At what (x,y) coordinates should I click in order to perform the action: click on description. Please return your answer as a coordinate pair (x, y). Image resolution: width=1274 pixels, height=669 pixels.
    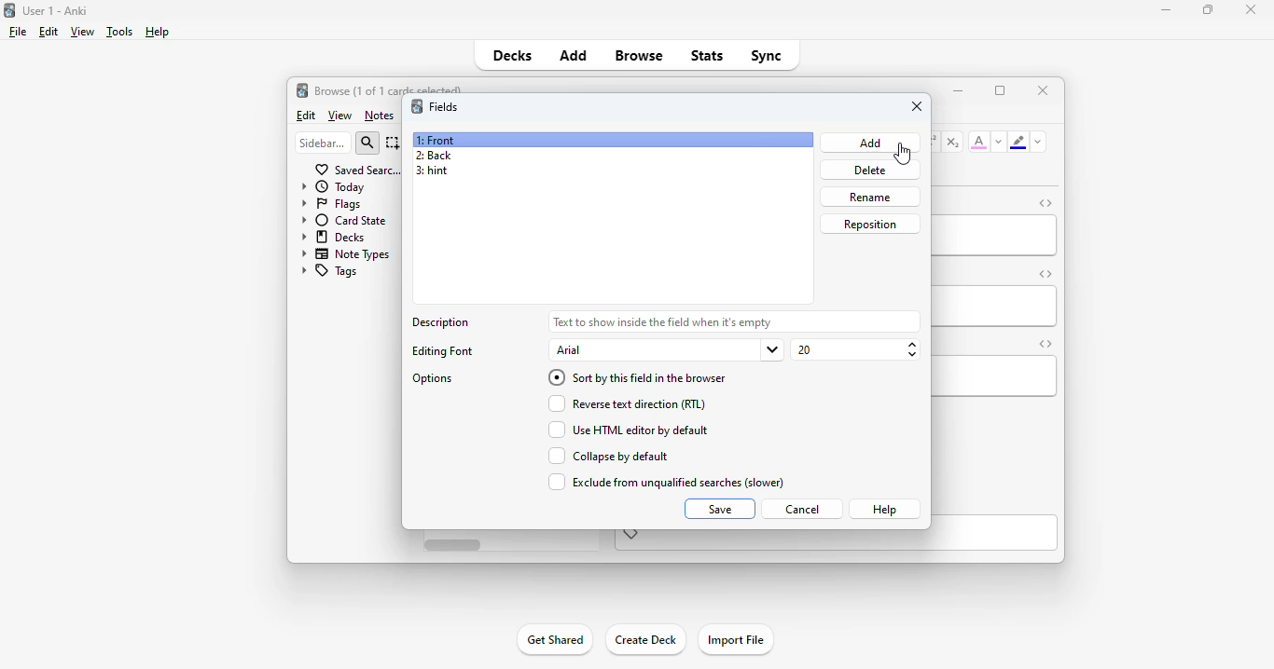
    Looking at the image, I should click on (662, 321).